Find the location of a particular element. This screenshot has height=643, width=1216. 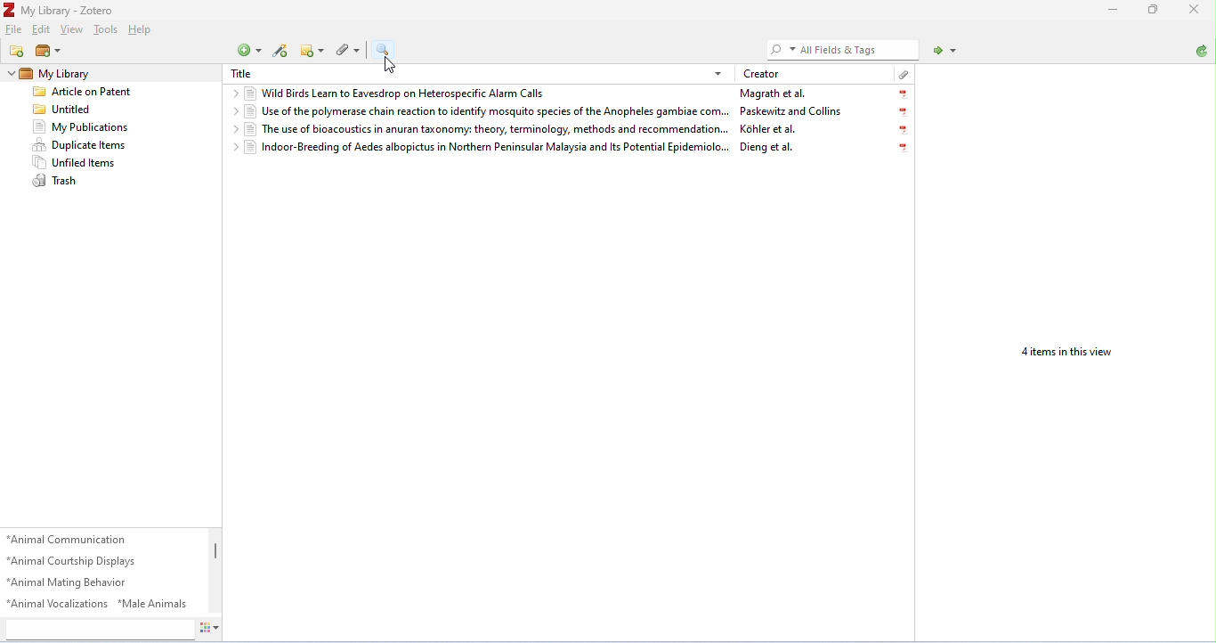

Article on patent is located at coordinates (85, 93).